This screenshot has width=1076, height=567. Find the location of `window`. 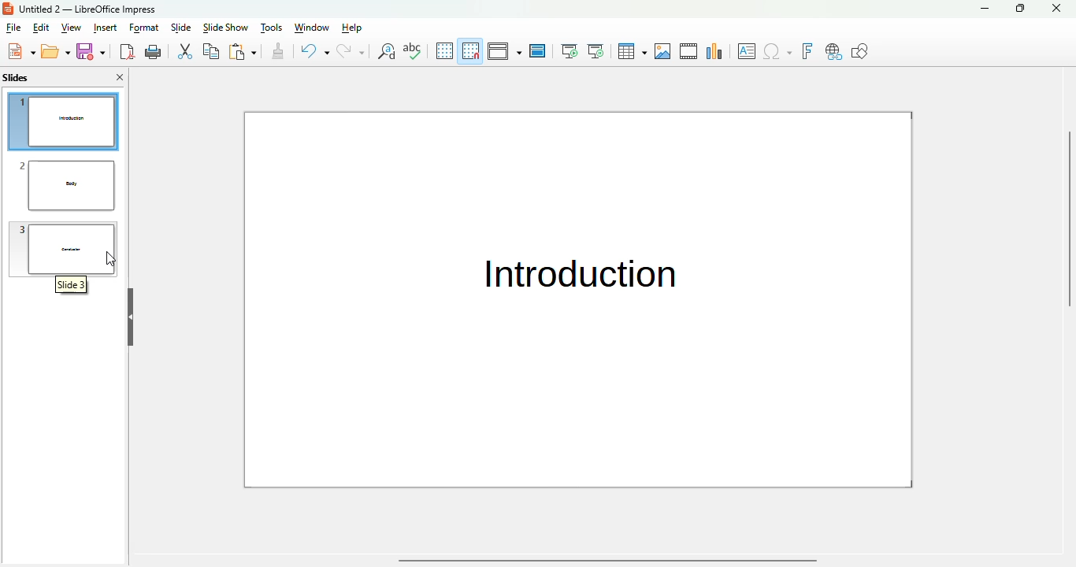

window is located at coordinates (312, 28).